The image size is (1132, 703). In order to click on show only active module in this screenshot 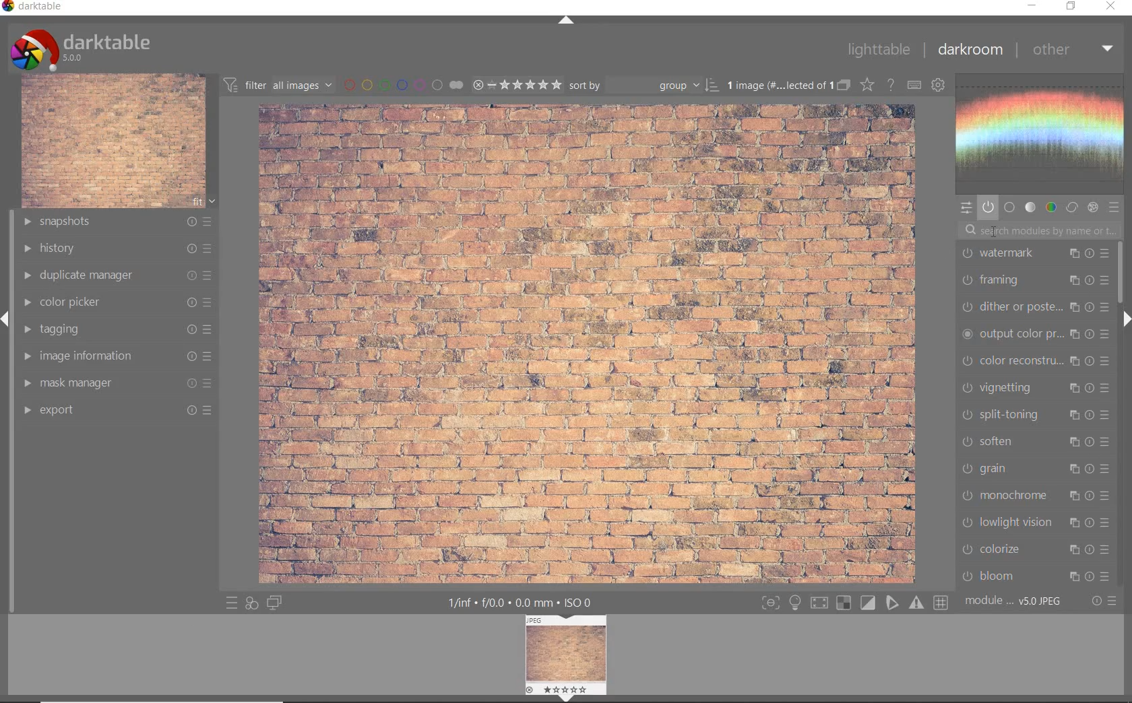, I will do `click(988, 207)`.